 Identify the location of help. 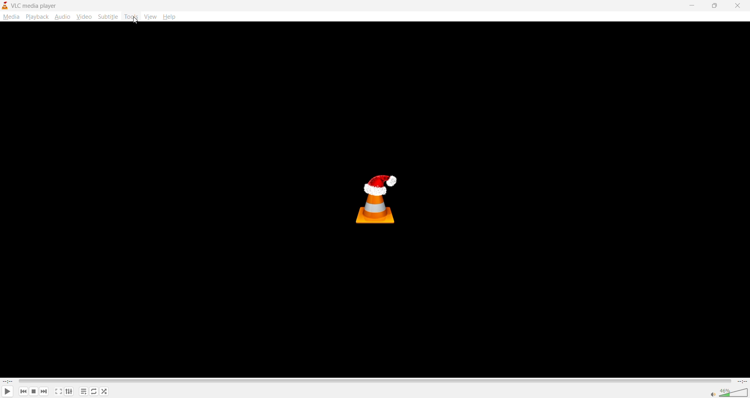
(169, 16).